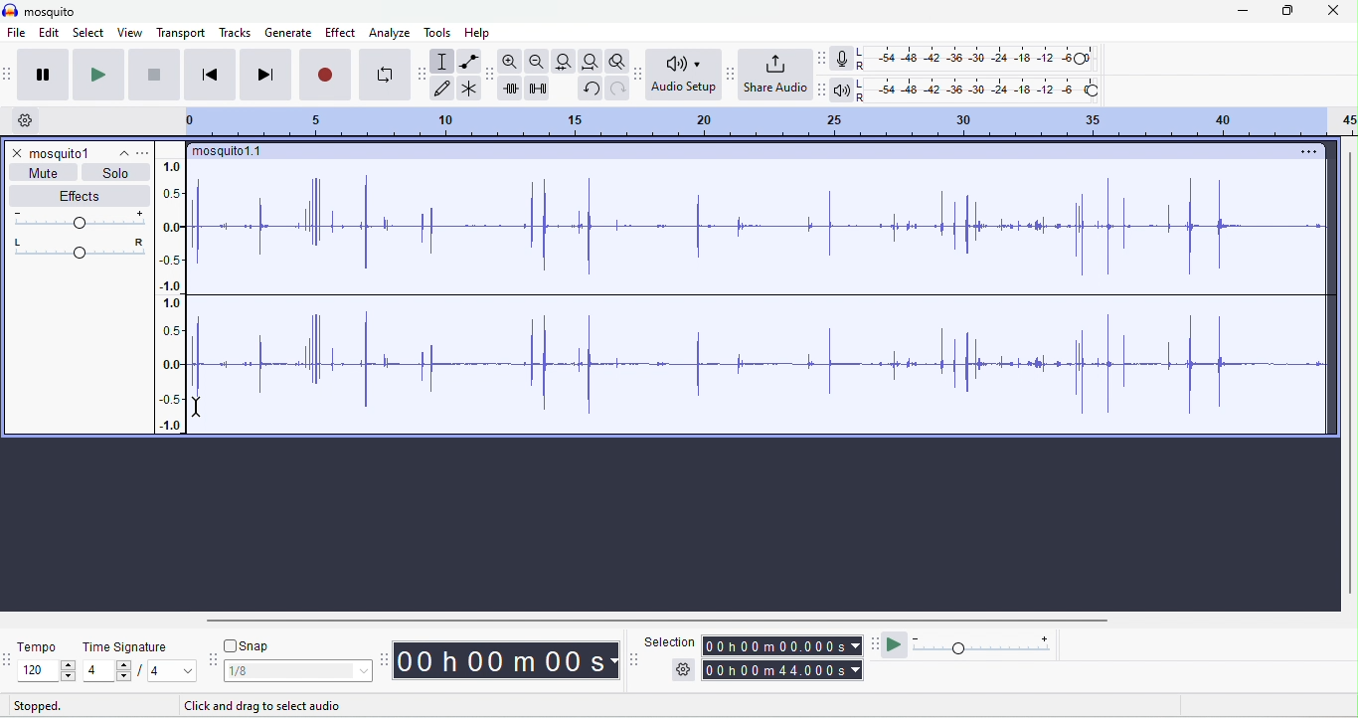 The width and height of the screenshot is (1358, 718). What do you see at coordinates (44, 172) in the screenshot?
I see `mute` at bounding box center [44, 172].